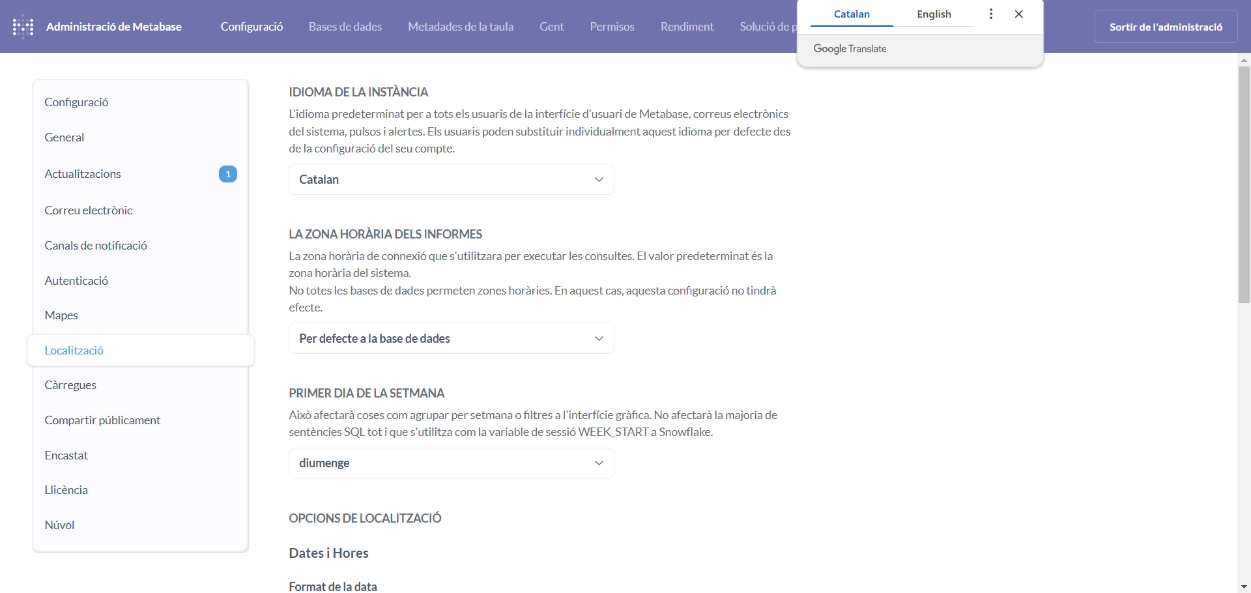 The height and width of the screenshot is (593, 1251). What do you see at coordinates (850, 14) in the screenshot?
I see `catalan` at bounding box center [850, 14].